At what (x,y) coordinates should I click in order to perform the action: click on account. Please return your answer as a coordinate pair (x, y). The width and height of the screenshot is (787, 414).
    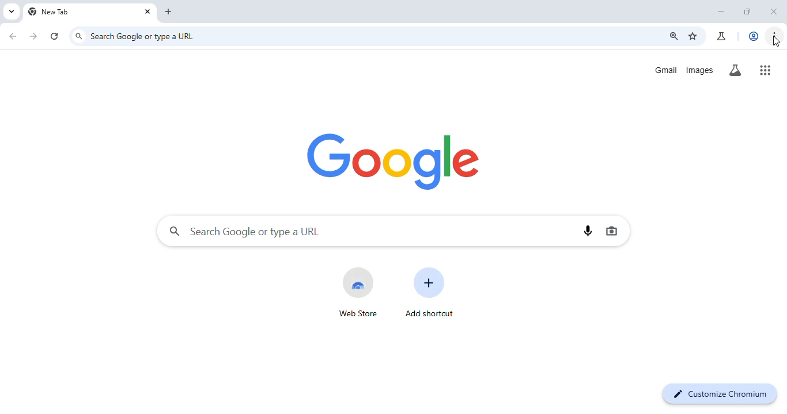
    Looking at the image, I should click on (755, 36).